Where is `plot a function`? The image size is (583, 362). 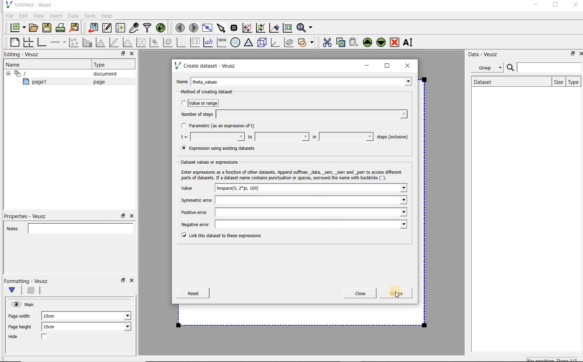
plot a function is located at coordinates (127, 42).